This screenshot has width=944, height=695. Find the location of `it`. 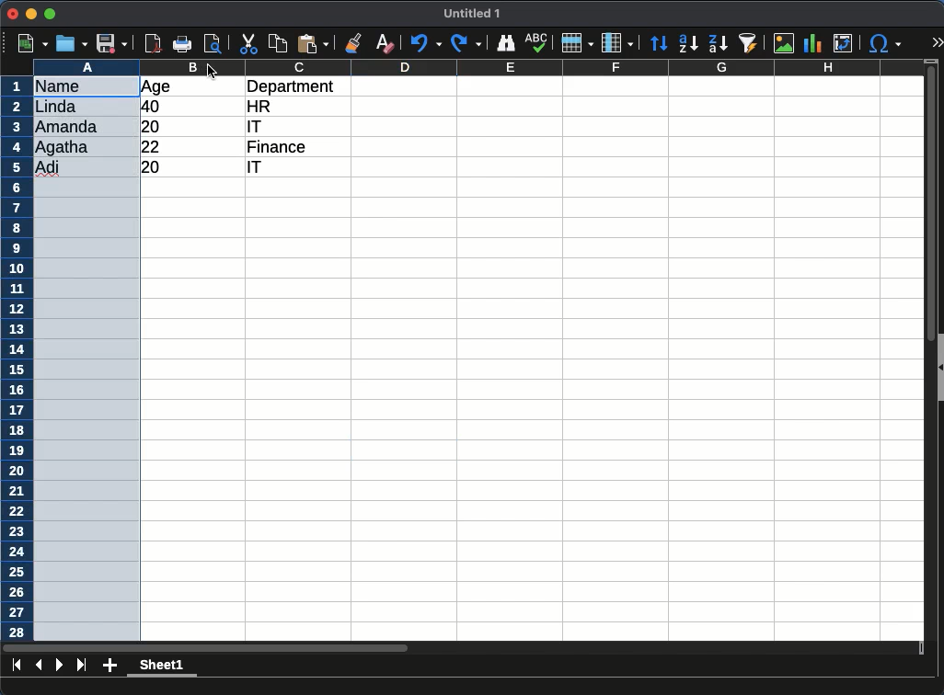

it is located at coordinates (250, 126).